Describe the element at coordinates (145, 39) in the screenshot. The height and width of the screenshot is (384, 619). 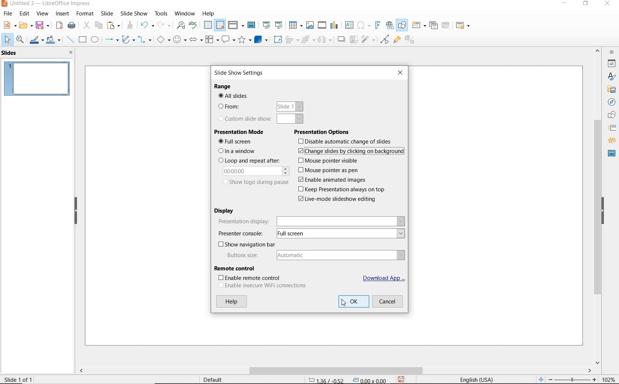
I see `CONNECTORS` at that location.